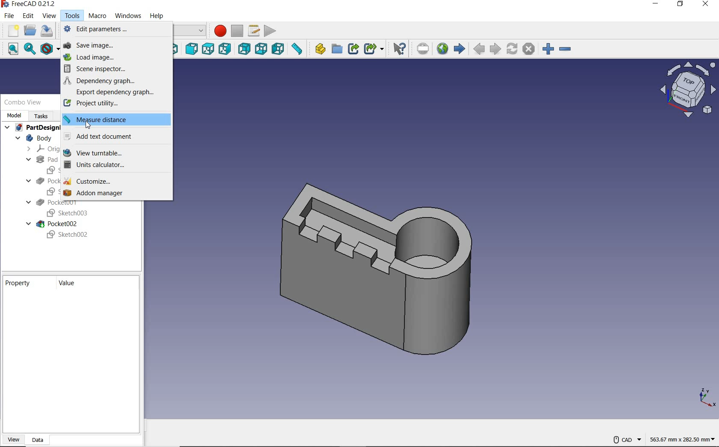 This screenshot has width=719, height=447. I want to click on open website, so click(442, 48).